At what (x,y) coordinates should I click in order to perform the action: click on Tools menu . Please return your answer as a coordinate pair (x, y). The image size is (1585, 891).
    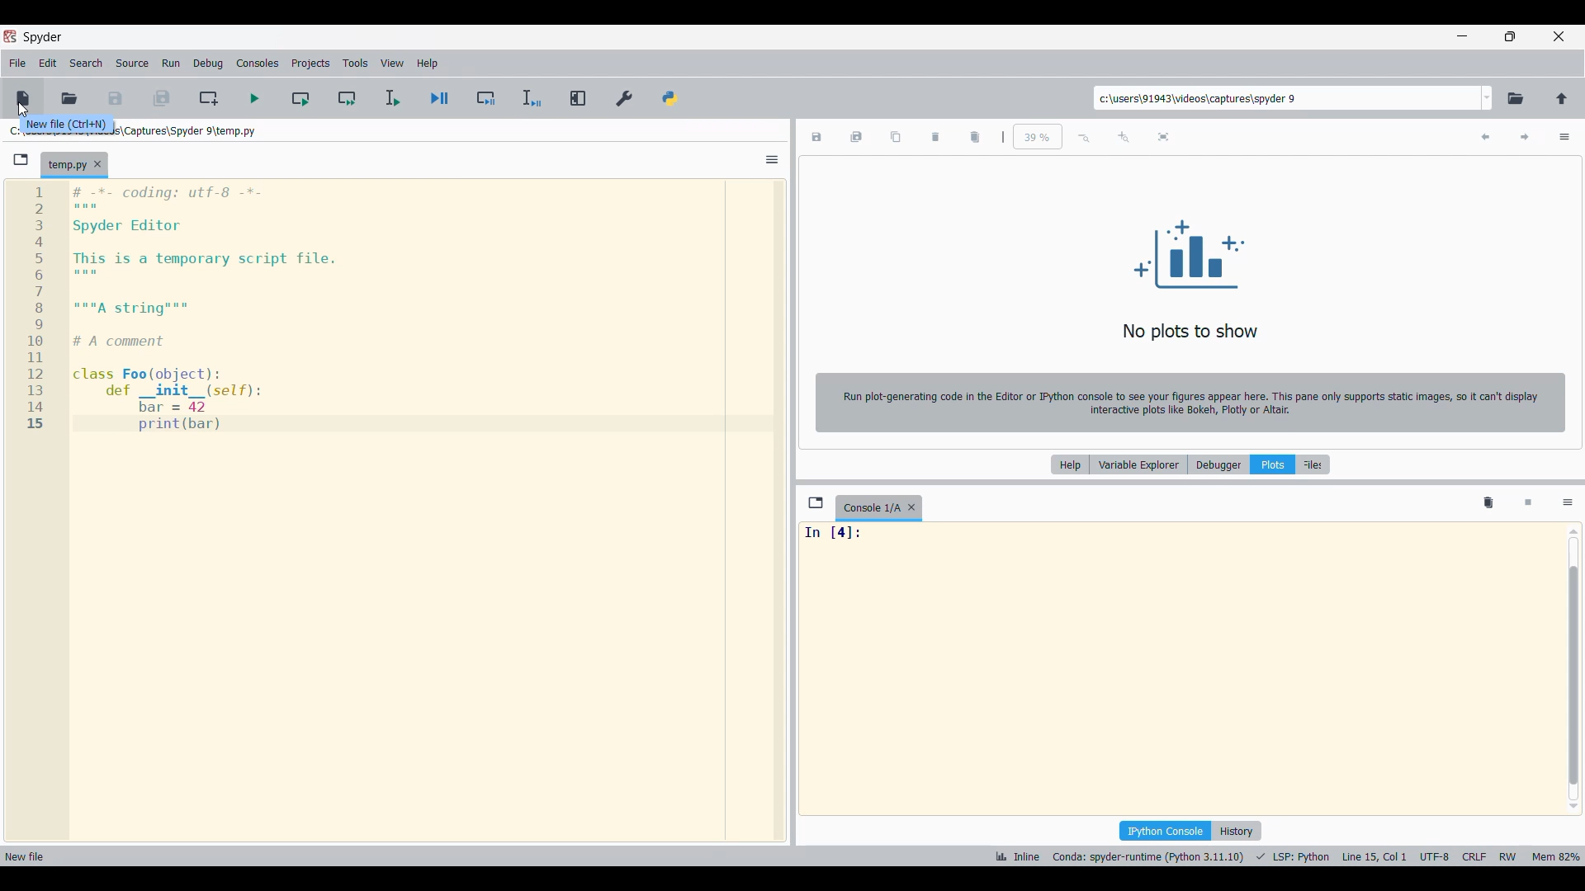
    Looking at the image, I should click on (355, 64).